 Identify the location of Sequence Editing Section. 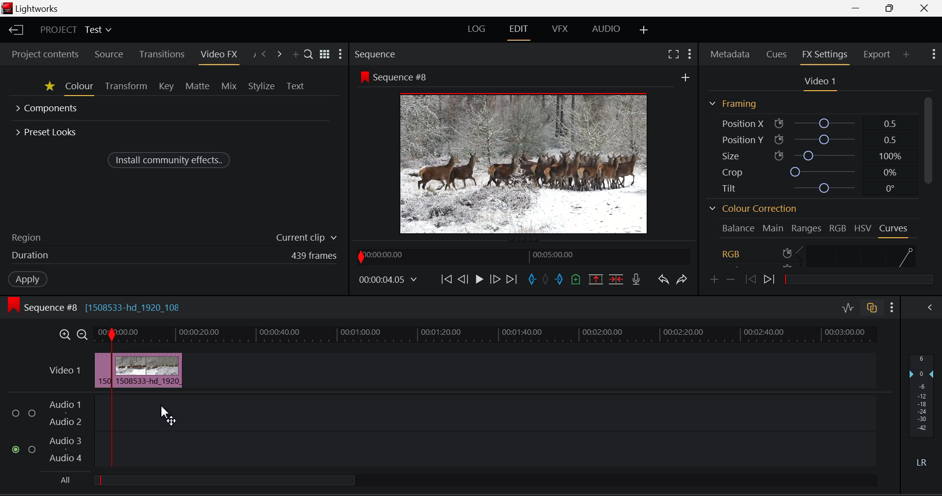
(96, 307).